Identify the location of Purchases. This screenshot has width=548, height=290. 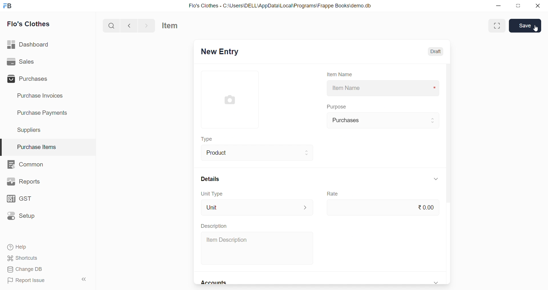
(384, 120).